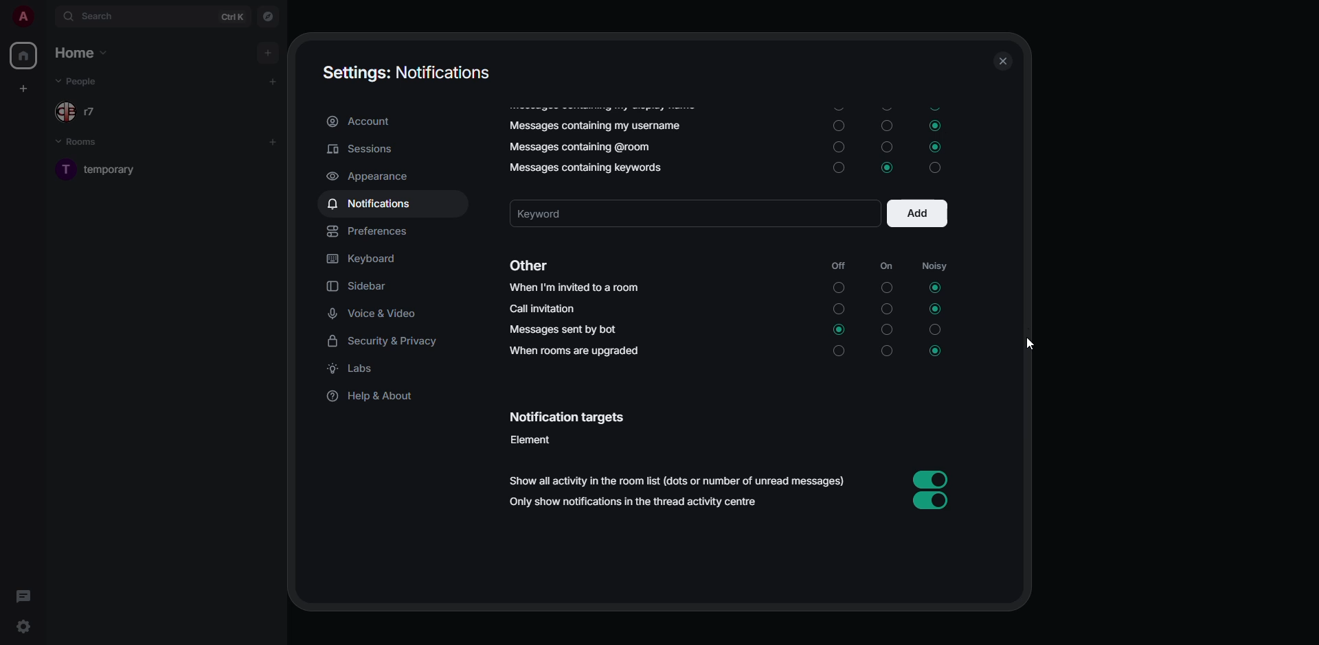  I want to click on off, so click(887, 354).